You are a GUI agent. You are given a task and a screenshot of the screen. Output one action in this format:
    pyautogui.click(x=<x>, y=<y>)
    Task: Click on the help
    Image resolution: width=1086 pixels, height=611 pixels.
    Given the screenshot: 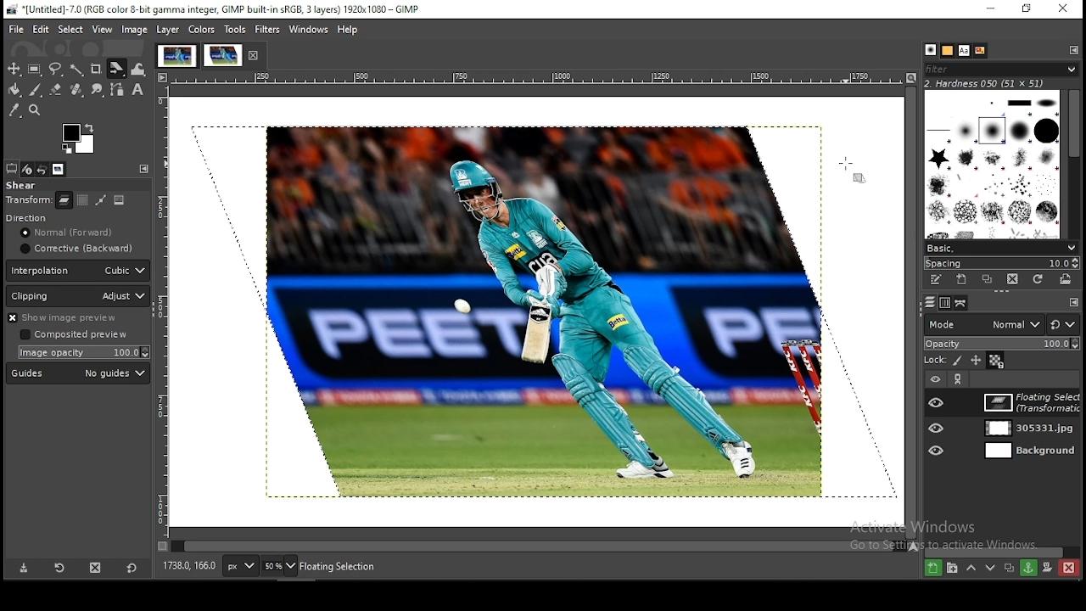 What is the action you would take?
    pyautogui.click(x=349, y=30)
    